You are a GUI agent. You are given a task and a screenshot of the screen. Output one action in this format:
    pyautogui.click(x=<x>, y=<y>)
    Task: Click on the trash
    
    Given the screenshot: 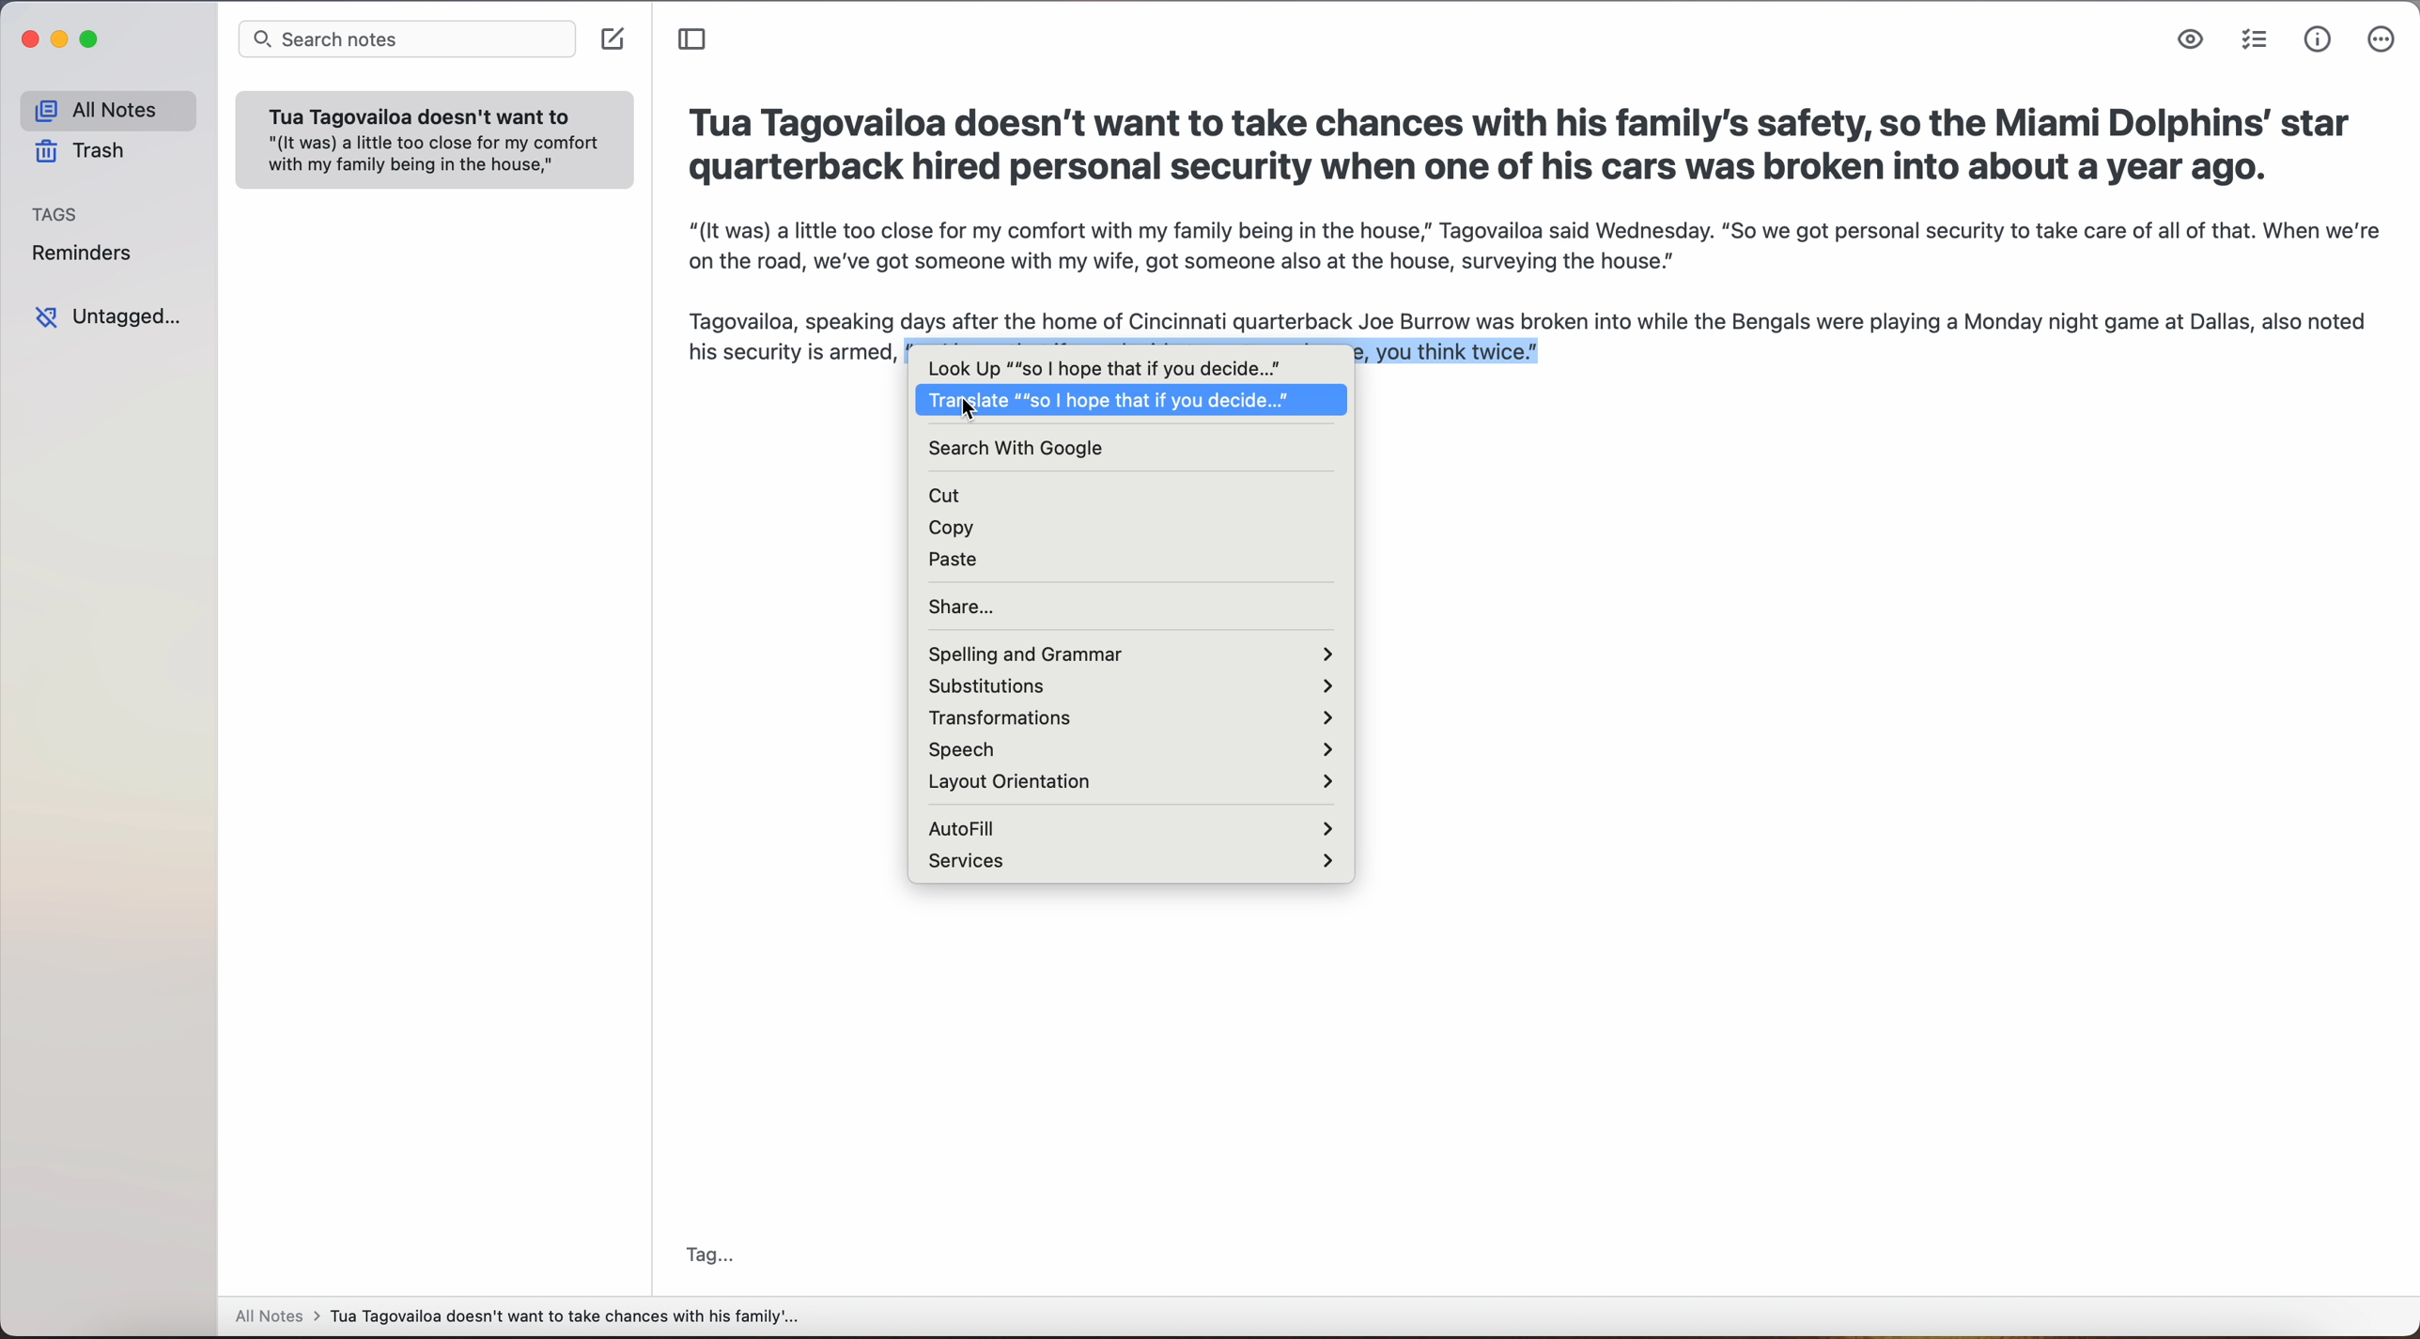 What is the action you would take?
    pyautogui.click(x=87, y=154)
    